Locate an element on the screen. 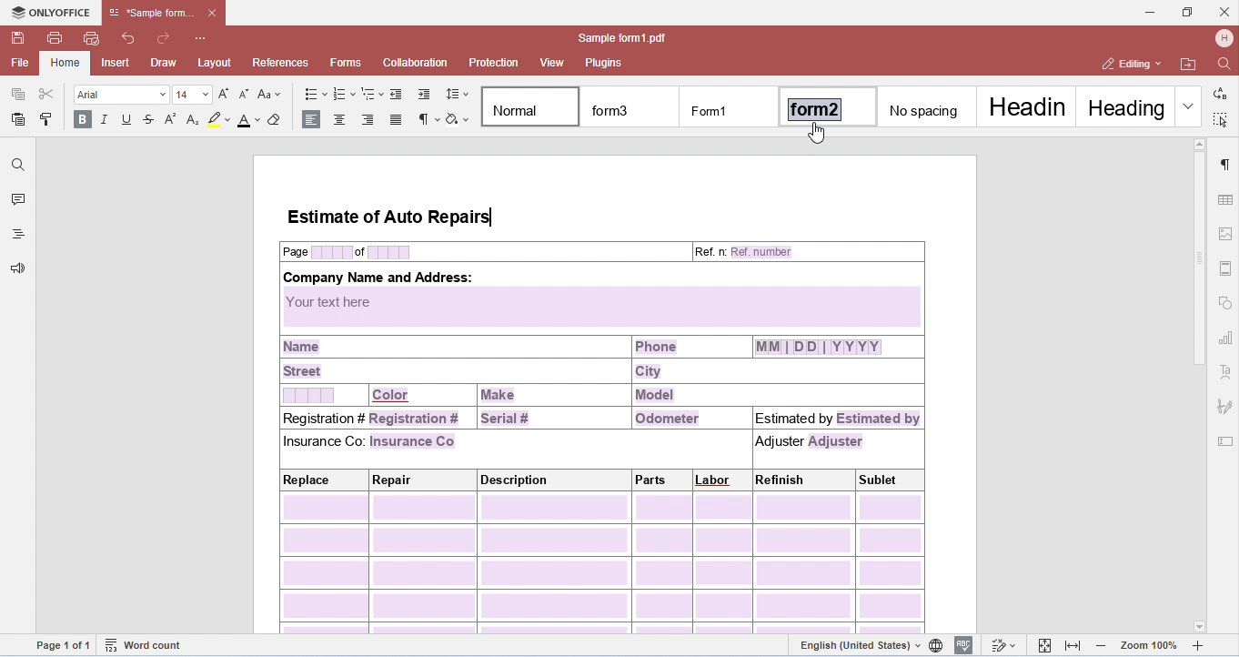  change ease is located at coordinates (271, 94).